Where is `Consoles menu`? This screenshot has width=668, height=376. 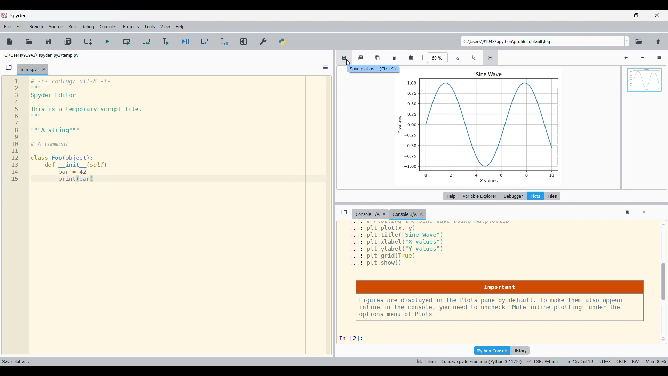
Consoles menu is located at coordinates (109, 27).